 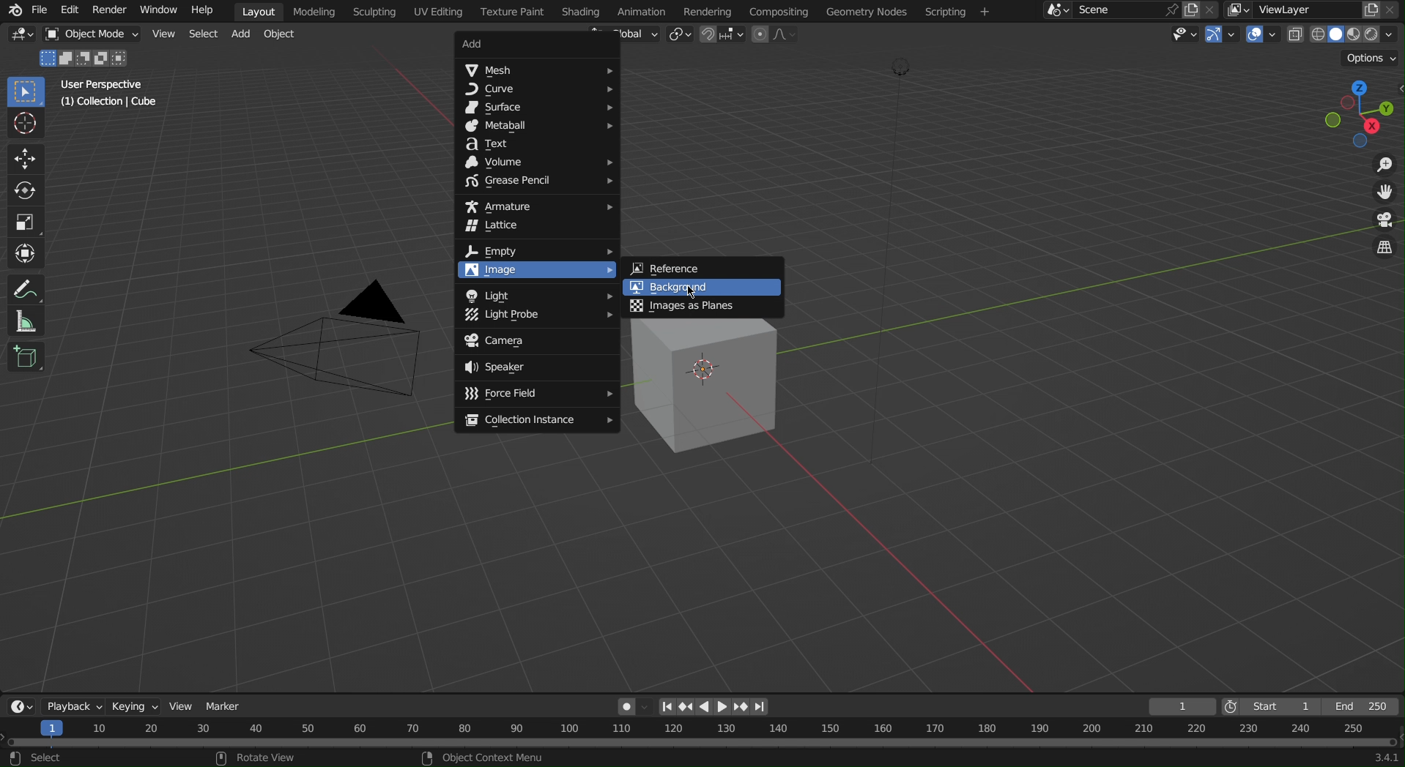 What do you see at coordinates (438, 12) in the screenshot?
I see `UV Editing` at bounding box center [438, 12].